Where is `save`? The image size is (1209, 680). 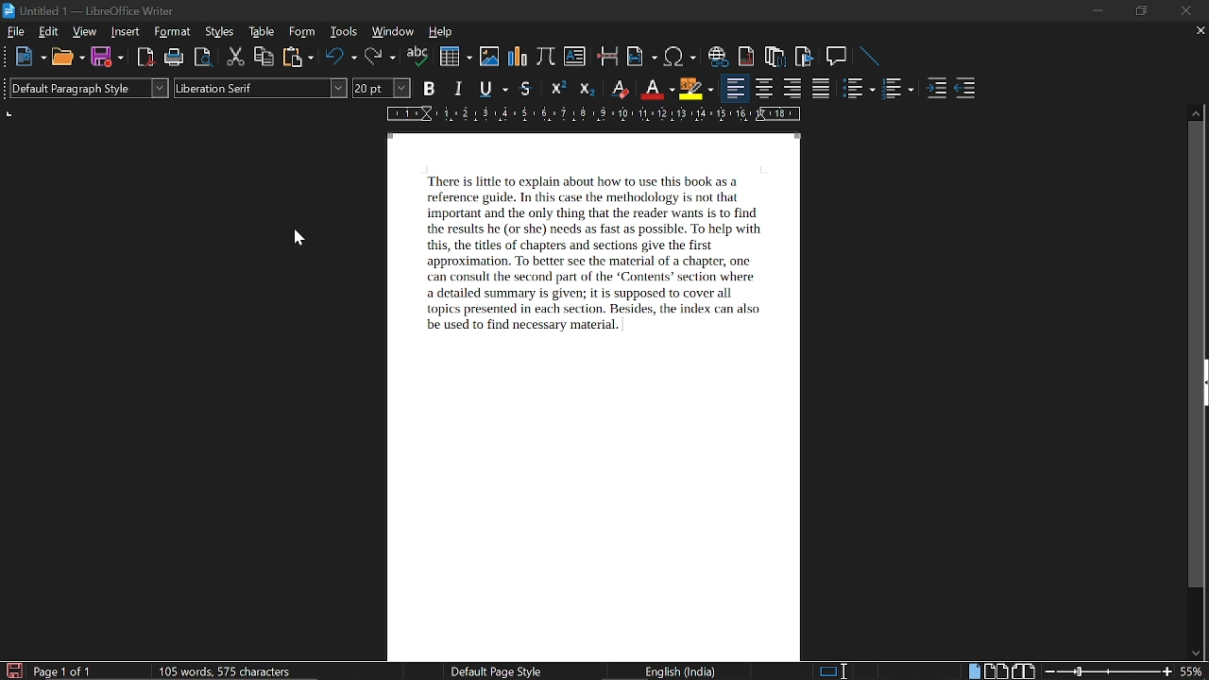 save is located at coordinates (107, 56).